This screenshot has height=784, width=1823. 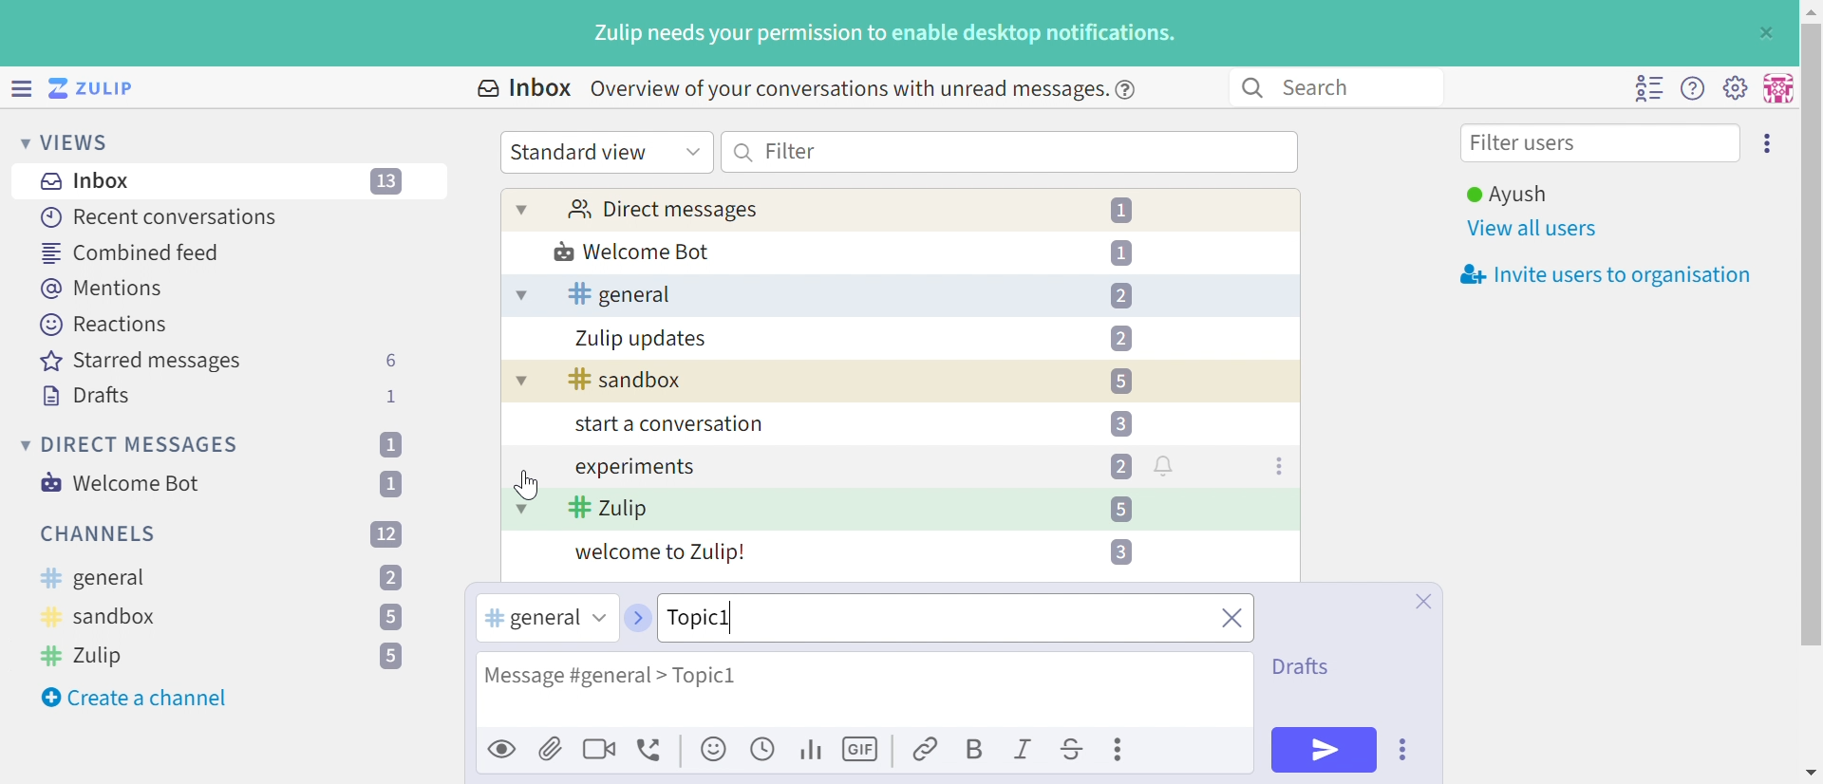 I want to click on Drop Down, so click(x=522, y=209).